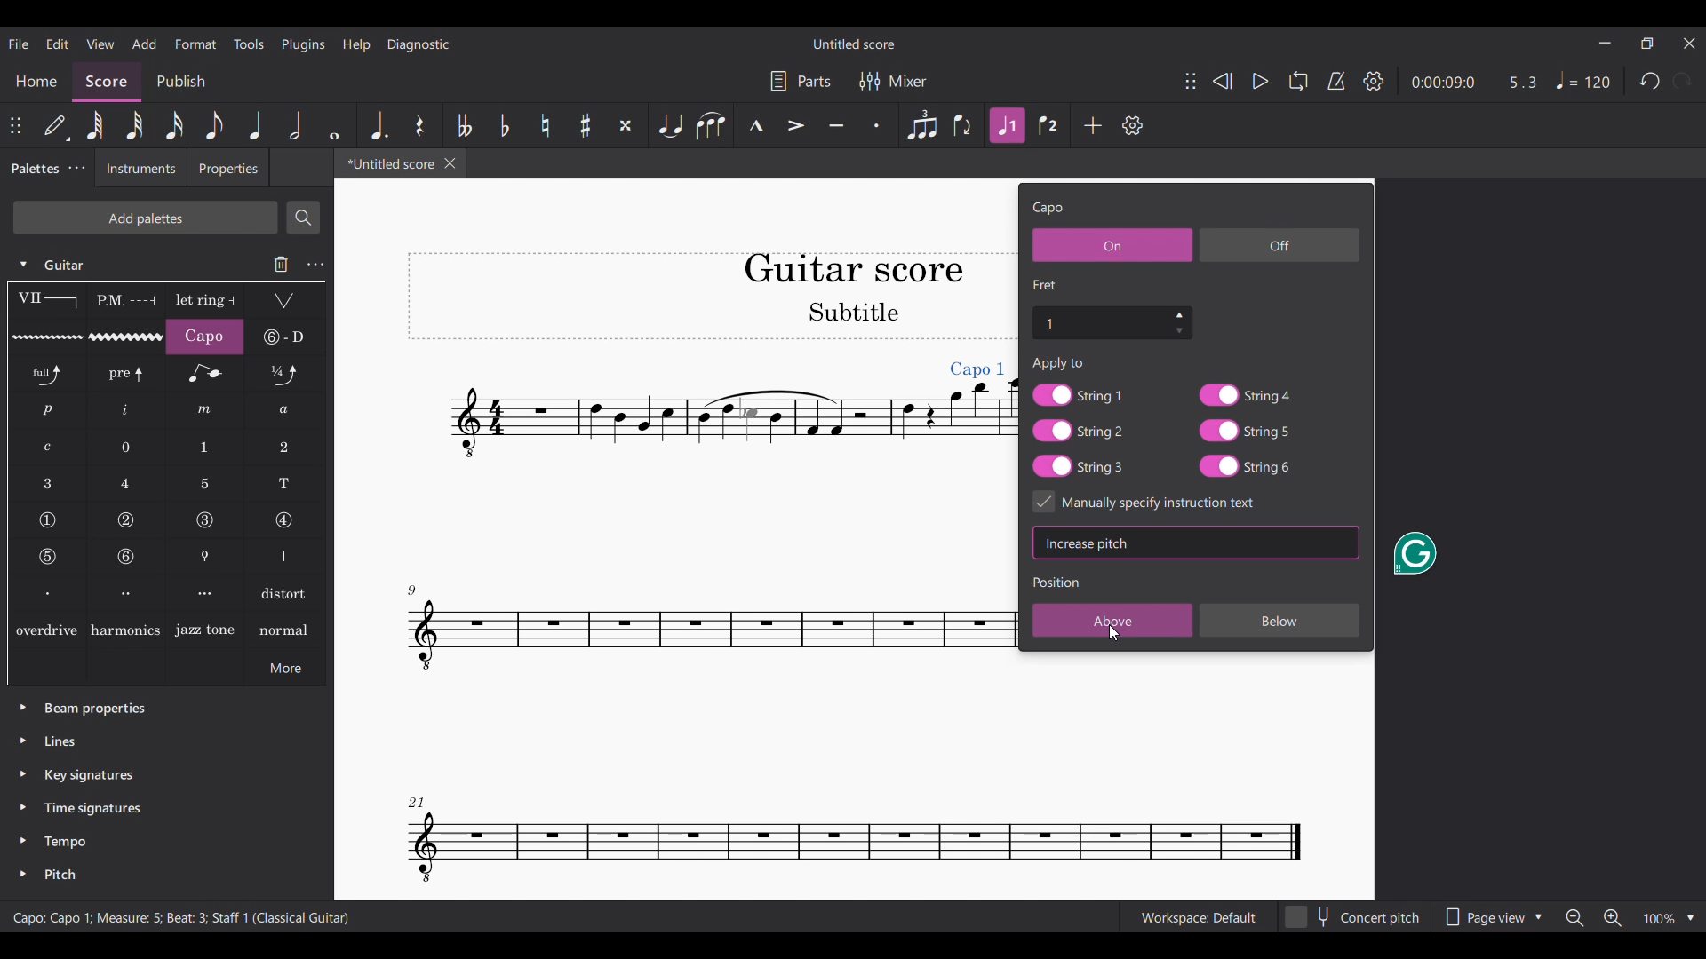  Describe the element at coordinates (124, 301) in the screenshot. I see `Palm mute` at that location.